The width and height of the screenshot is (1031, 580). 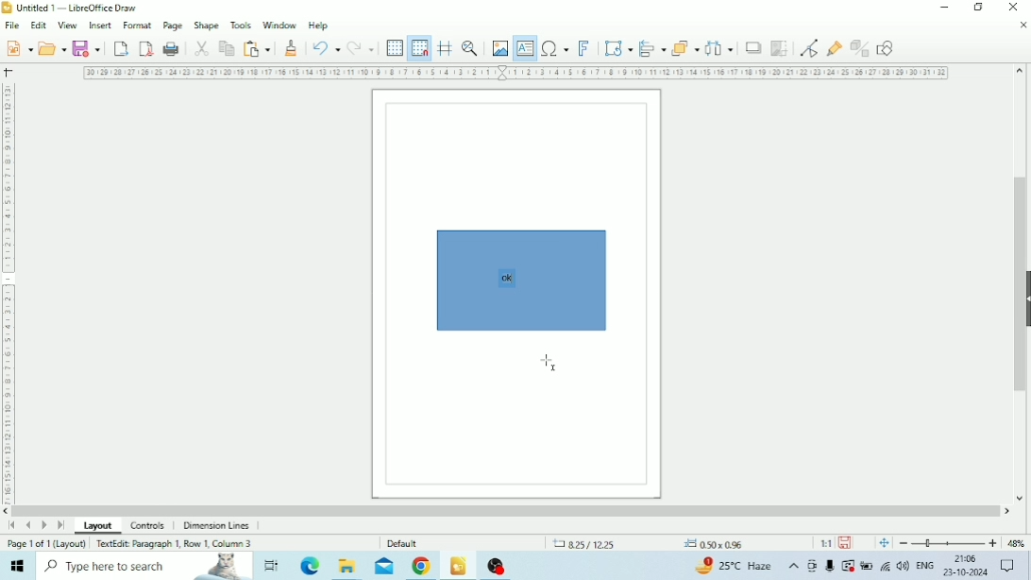 I want to click on Vertical scale, so click(x=8, y=290).